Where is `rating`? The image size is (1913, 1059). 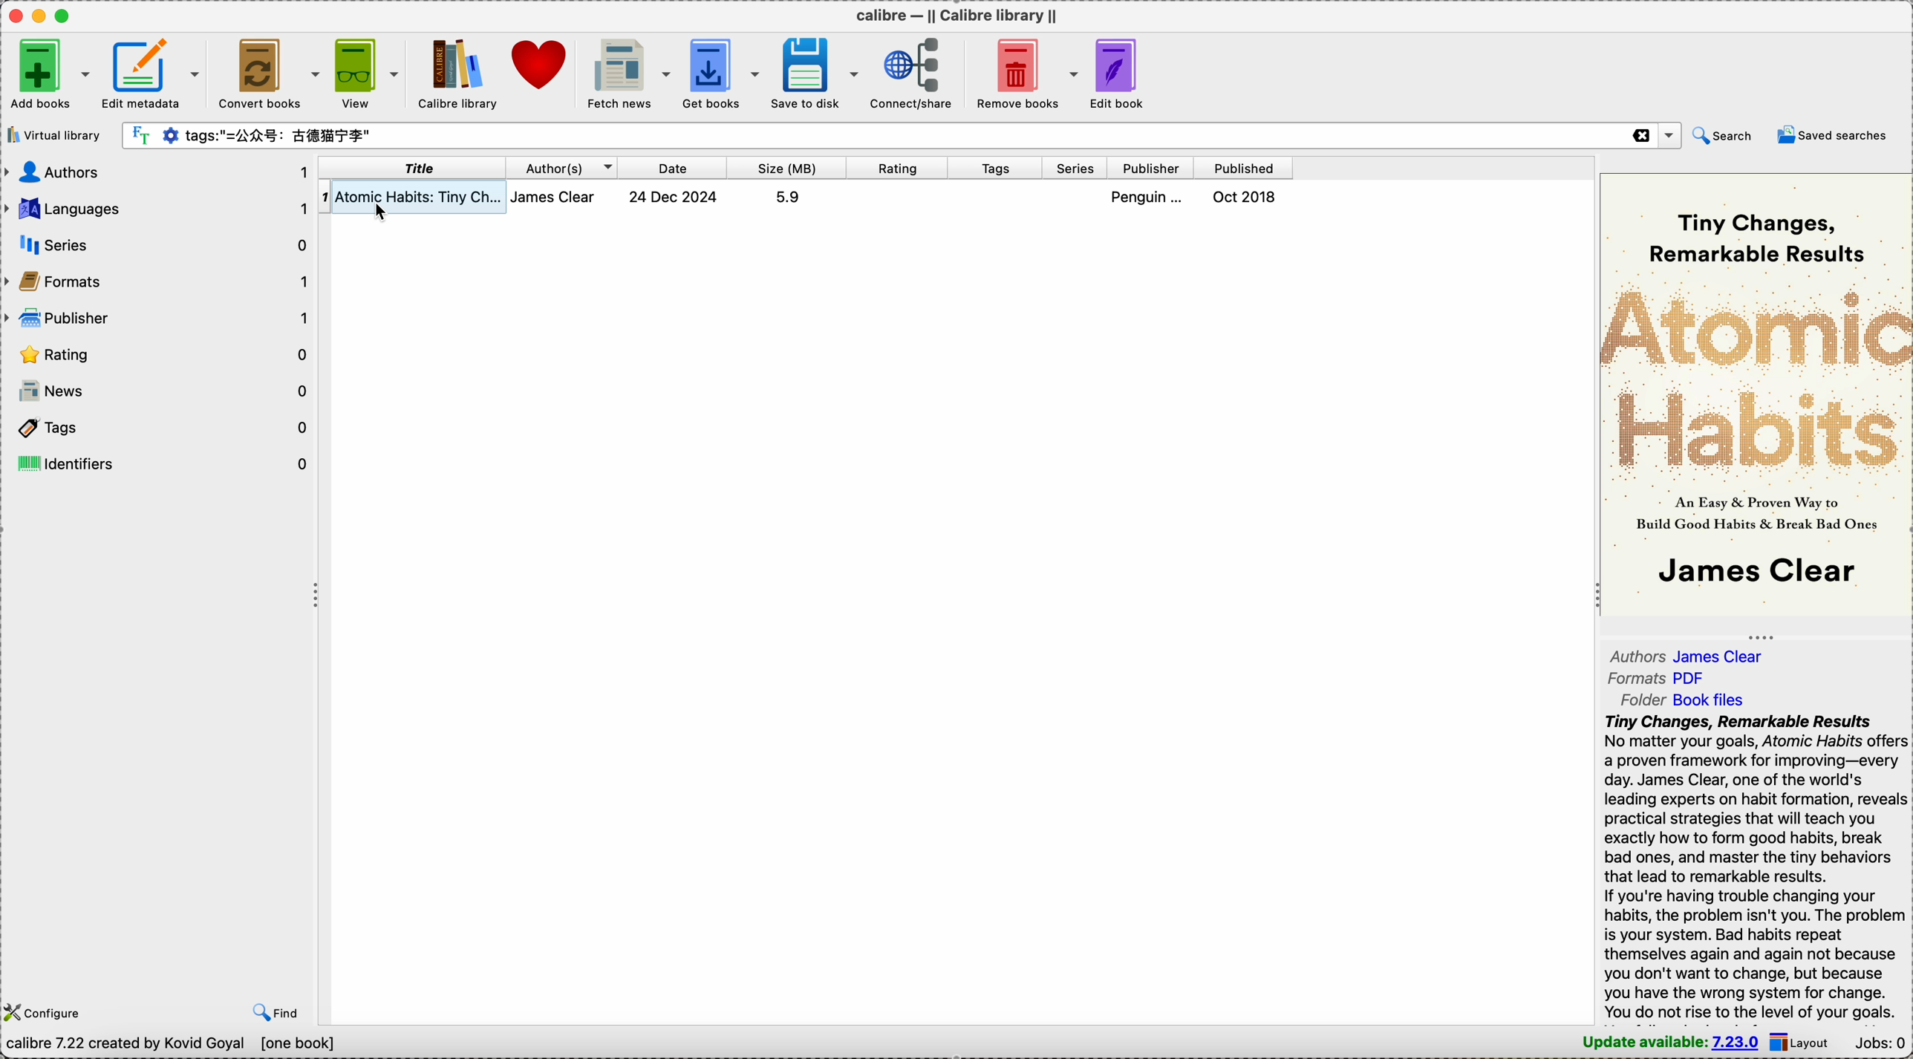 rating is located at coordinates (898, 167).